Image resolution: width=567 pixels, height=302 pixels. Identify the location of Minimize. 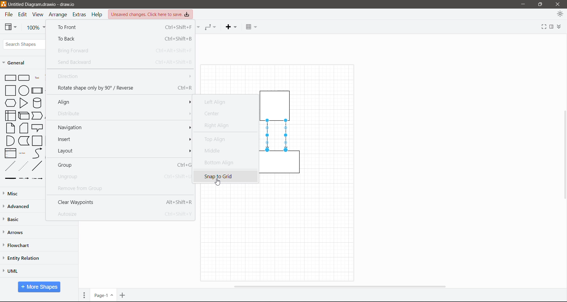
(522, 4).